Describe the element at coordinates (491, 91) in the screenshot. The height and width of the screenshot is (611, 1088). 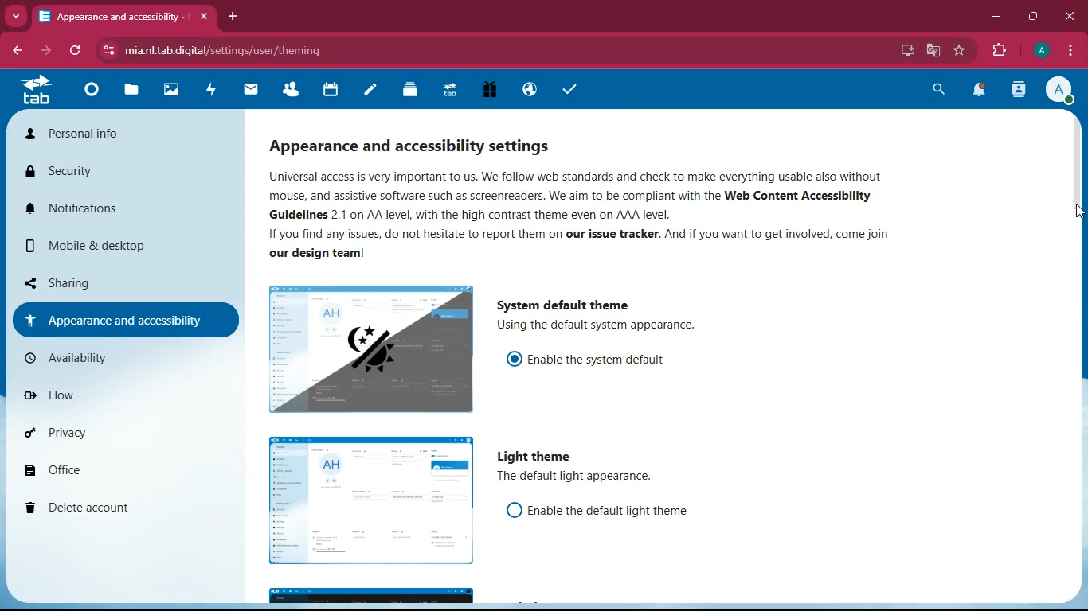
I see `gift` at that location.